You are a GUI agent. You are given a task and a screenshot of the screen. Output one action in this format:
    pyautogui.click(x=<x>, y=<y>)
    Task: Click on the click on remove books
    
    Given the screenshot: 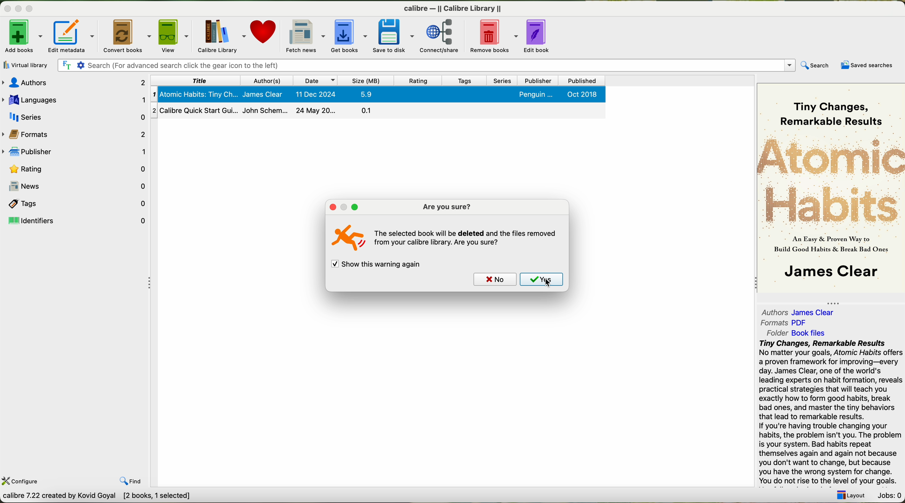 What is the action you would take?
    pyautogui.click(x=491, y=37)
    